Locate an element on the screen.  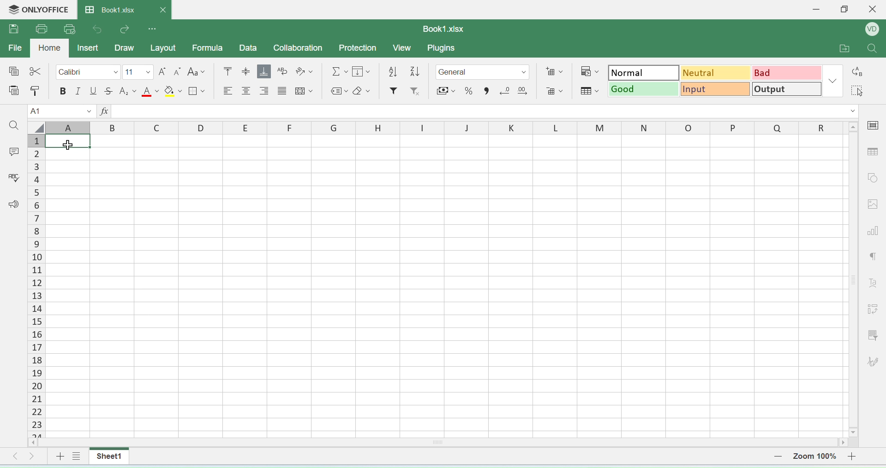
conditional formatting is located at coordinates (588, 70).